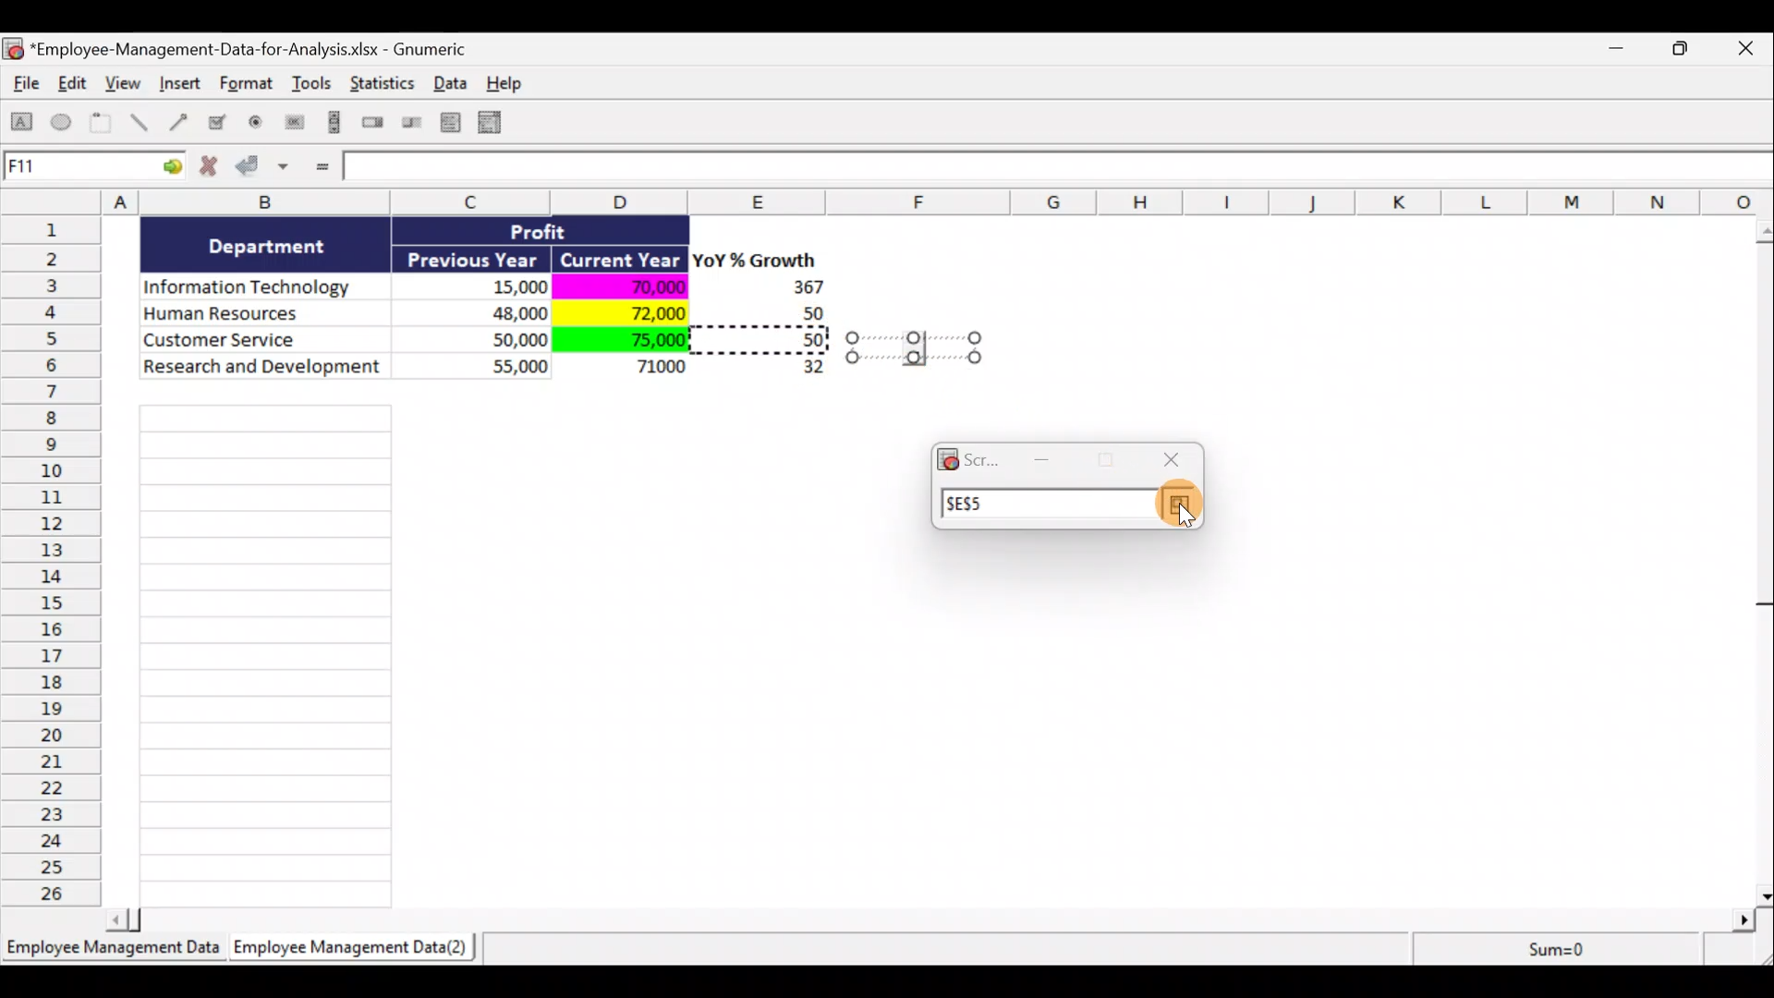  I want to click on Cancel change, so click(214, 170).